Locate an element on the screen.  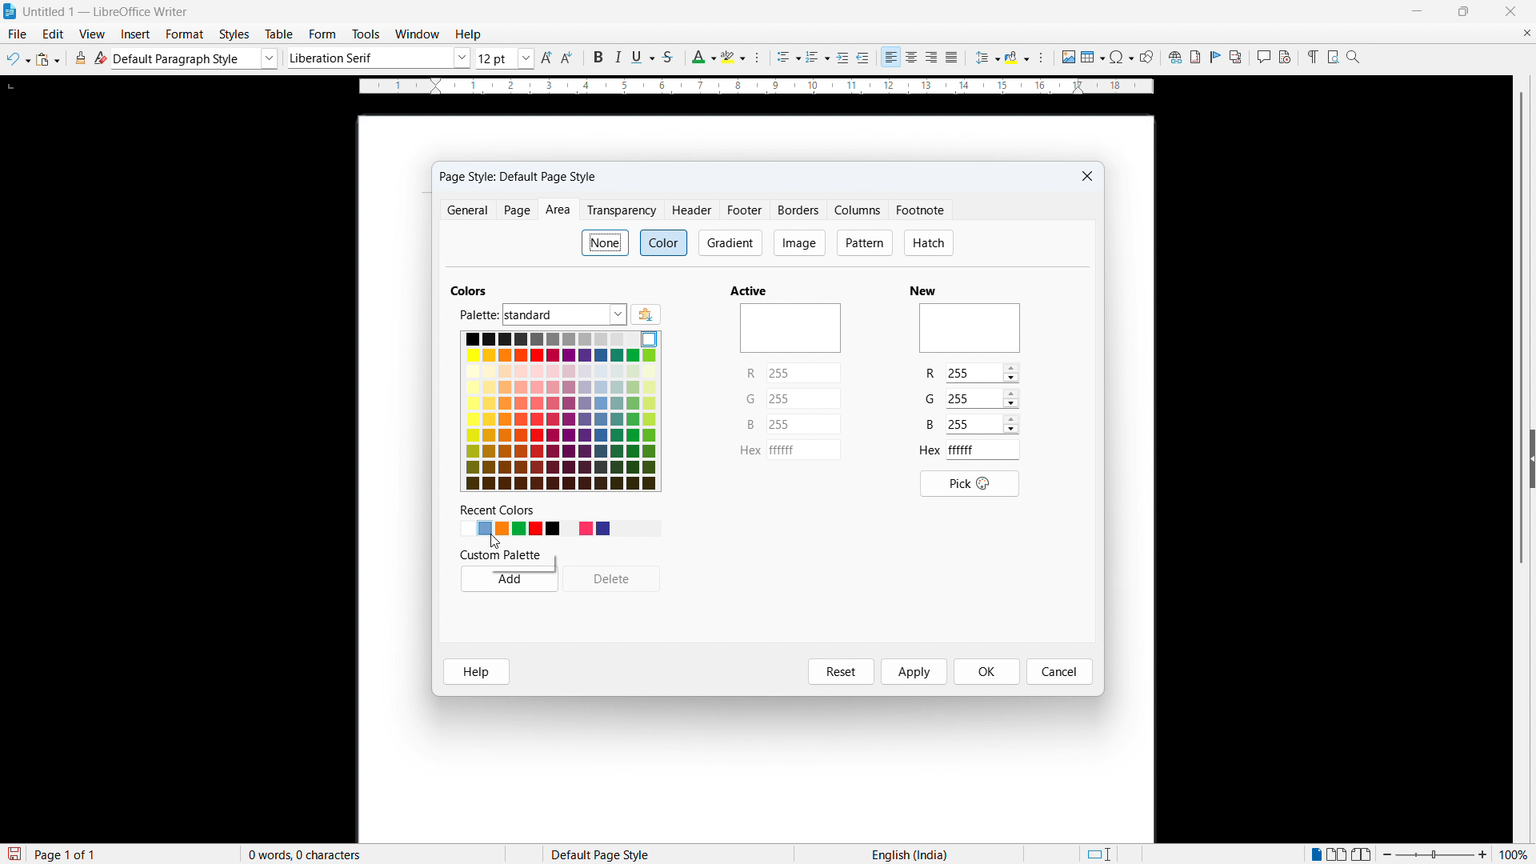
Image  is located at coordinates (801, 244).